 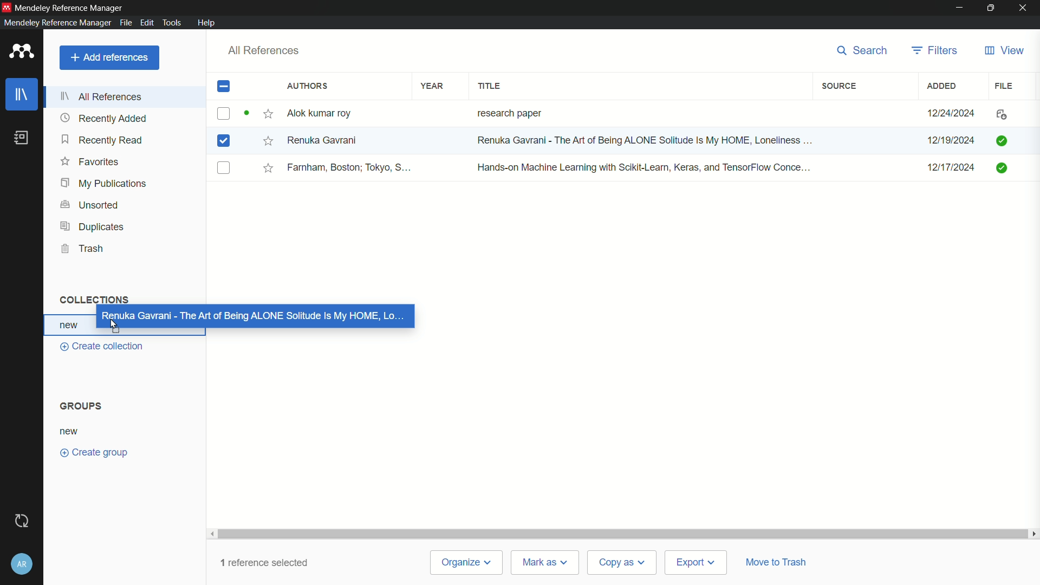 I want to click on app icon, so click(x=22, y=51).